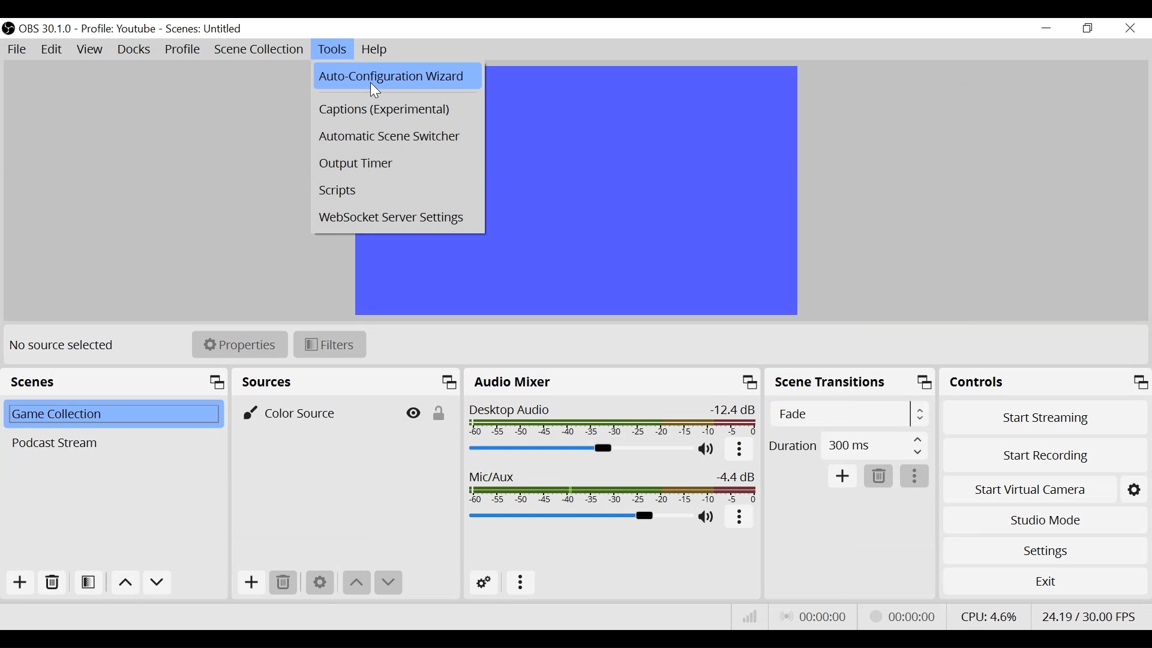  I want to click on Mic Slider, so click(577, 517).